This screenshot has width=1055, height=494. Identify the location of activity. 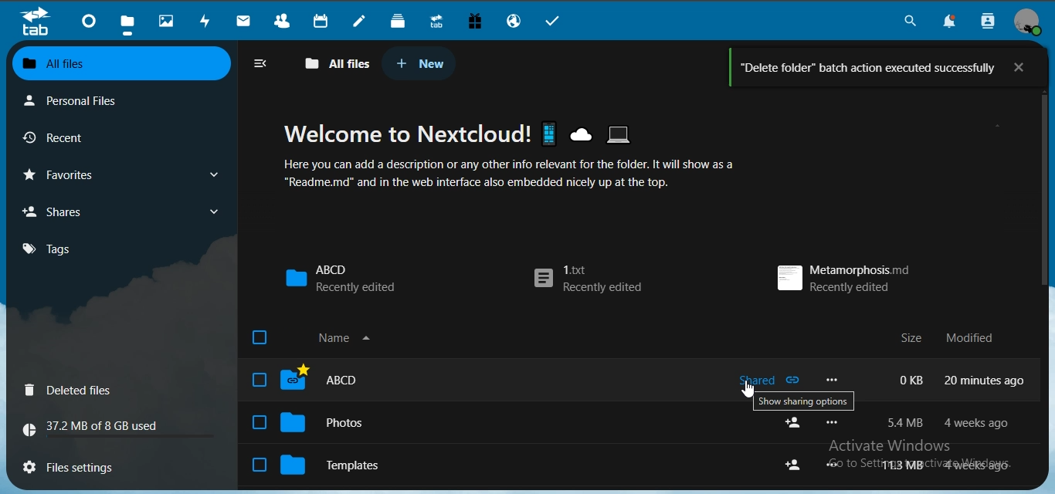
(209, 21).